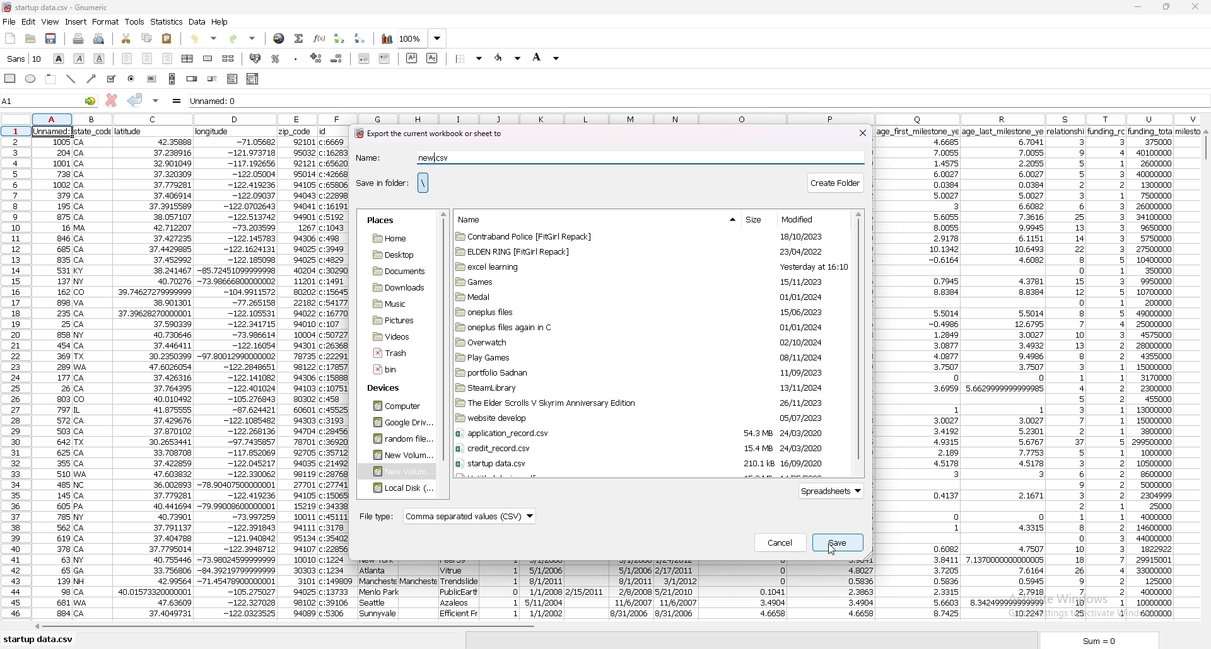 The height and width of the screenshot is (649, 1211). What do you see at coordinates (187, 59) in the screenshot?
I see `centre horizontally` at bounding box center [187, 59].